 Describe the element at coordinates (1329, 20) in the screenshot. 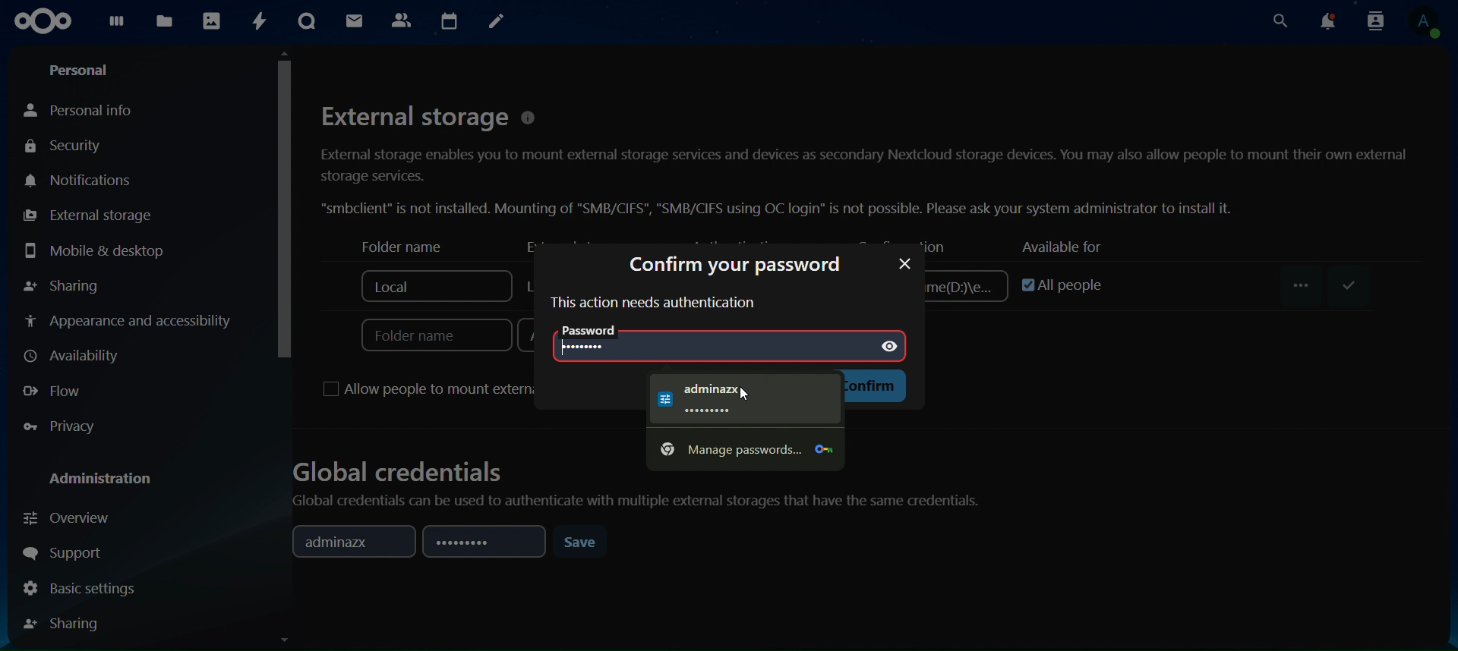

I see `notifications` at that location.